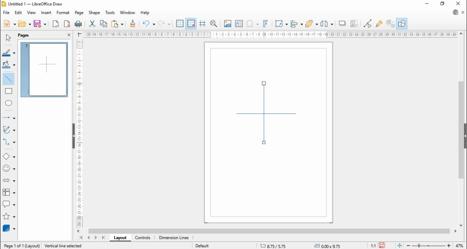  What do you see at coordinates (265, 142) in the screenshot?
I see `mouse pointer` at bounding box center [265, 142].